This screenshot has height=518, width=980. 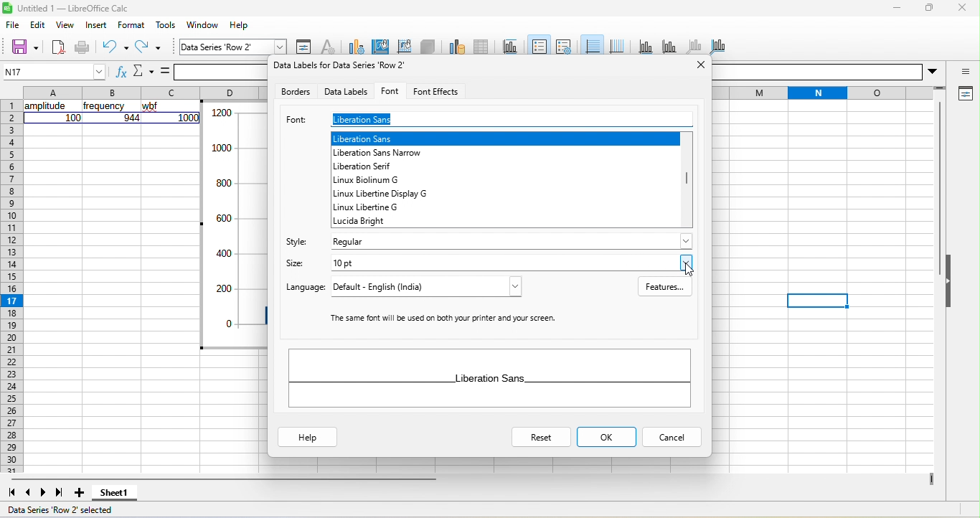 What do you see at coordinates (293, 240) in the screenshot?
I see `style` at bounding box center [293, 240].